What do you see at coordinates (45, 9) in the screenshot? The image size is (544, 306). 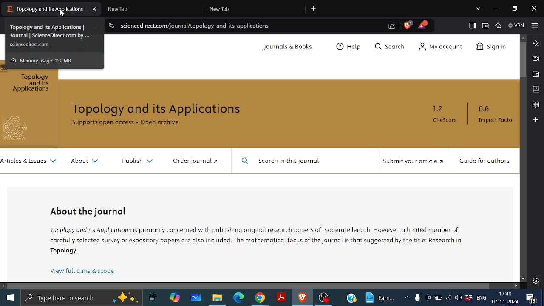 I see `Current Tab` at bounding box center [45, 9].